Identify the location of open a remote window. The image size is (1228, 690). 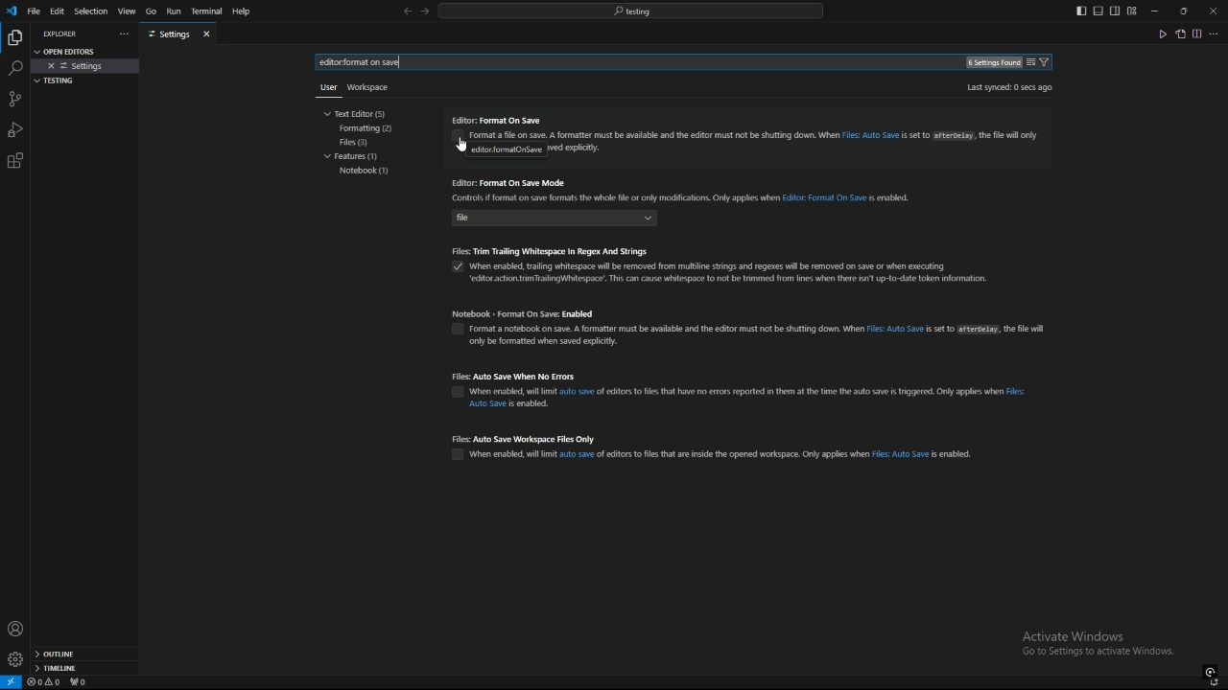
(12, 682).